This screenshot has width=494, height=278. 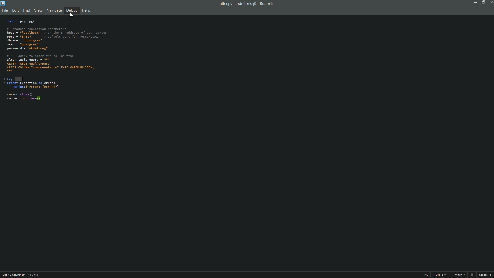 I want to click on App icon, so click(x=4, y=3).